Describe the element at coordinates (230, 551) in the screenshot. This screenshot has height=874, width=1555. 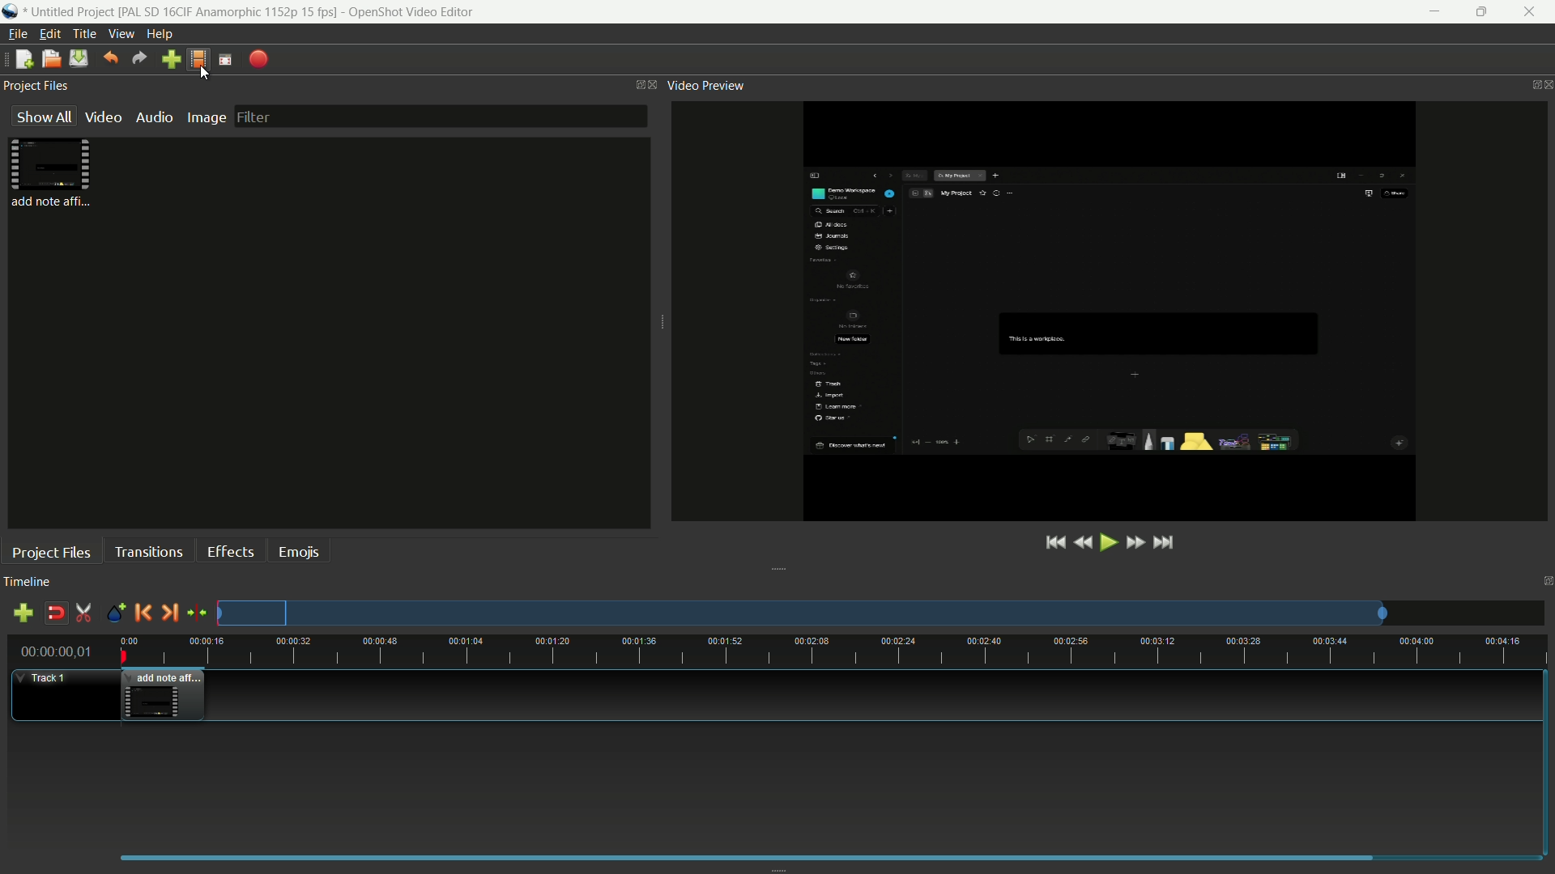
I see `effects` at that location.